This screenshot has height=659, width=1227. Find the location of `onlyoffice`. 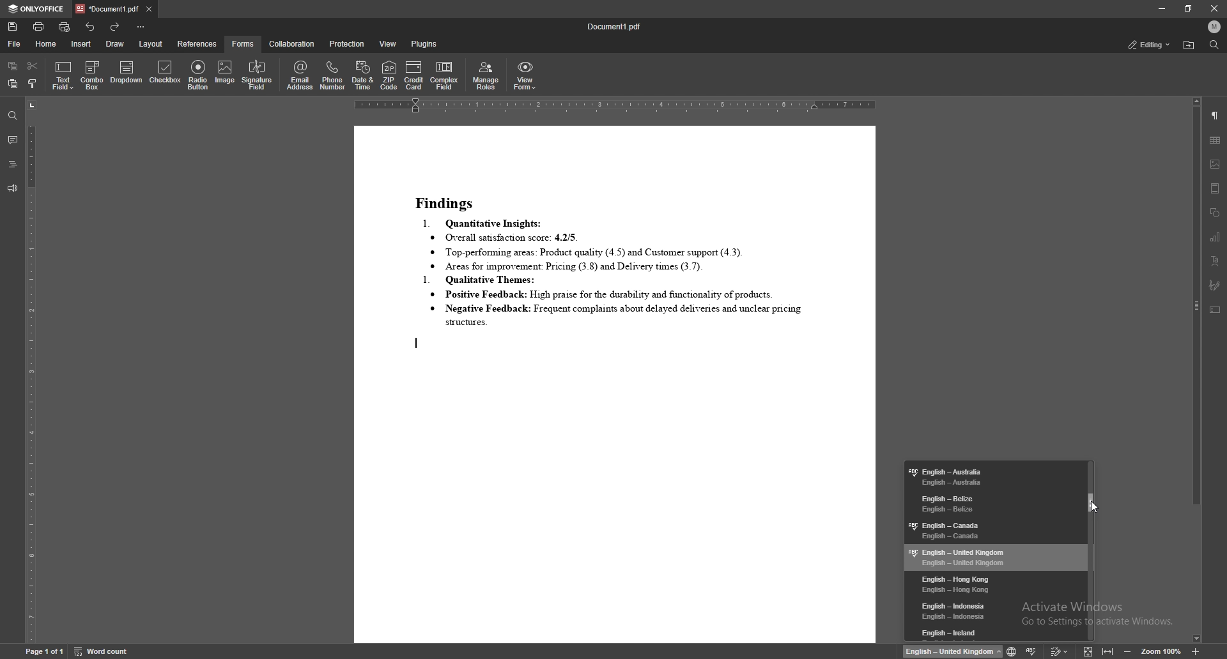

onlyoffice is located at coordinates (36, 9).